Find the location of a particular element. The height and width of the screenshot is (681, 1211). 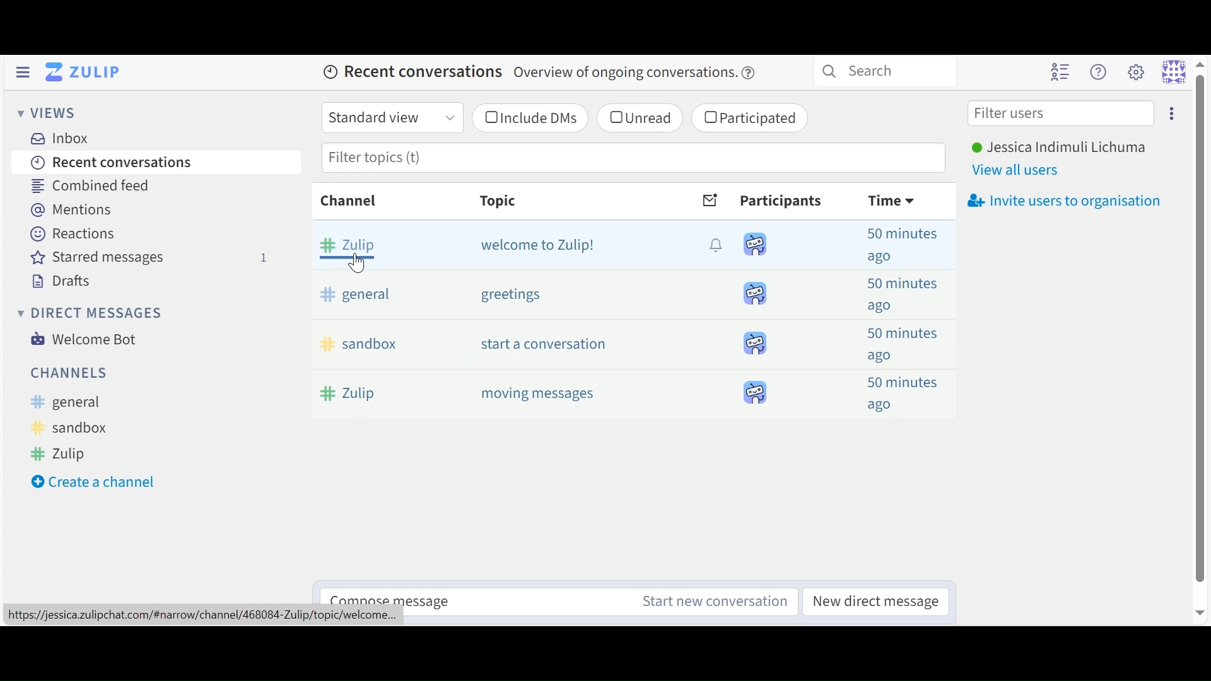

Hide Sidebar is located at coordinates (24, 71).